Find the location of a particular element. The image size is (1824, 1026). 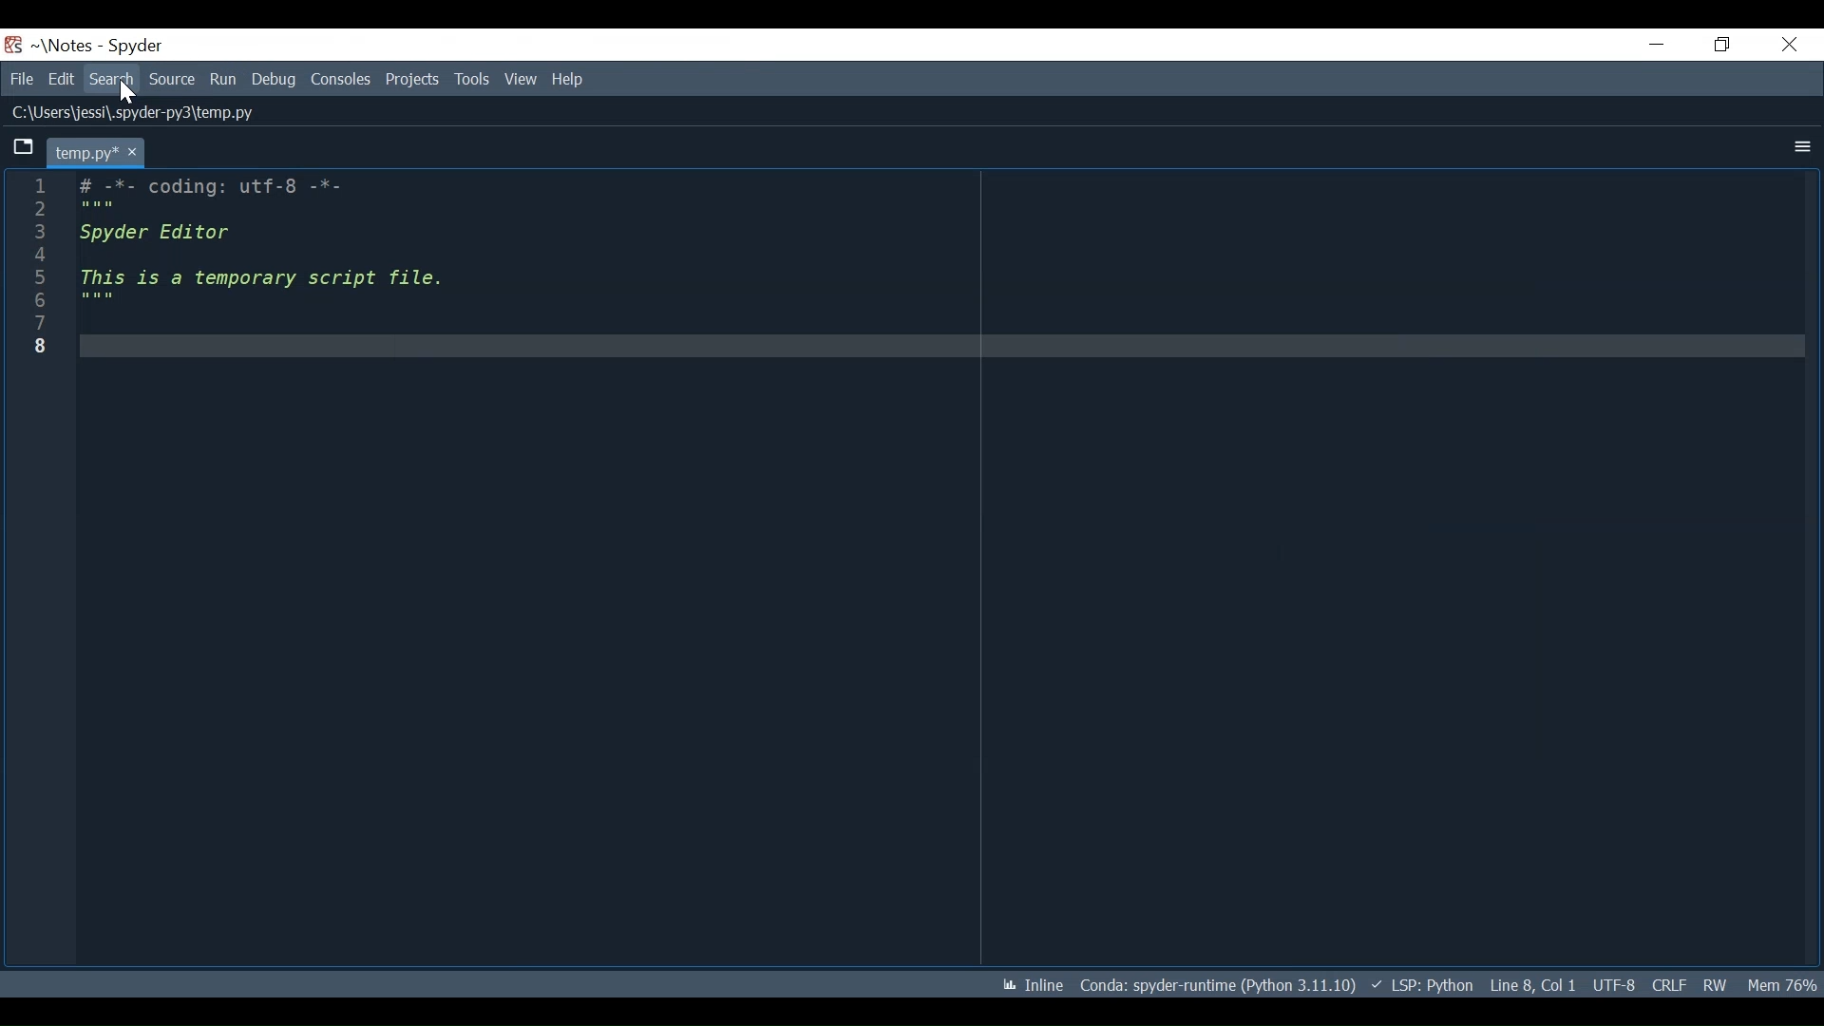

File EQL Status is located at coordinates (1671, 983).